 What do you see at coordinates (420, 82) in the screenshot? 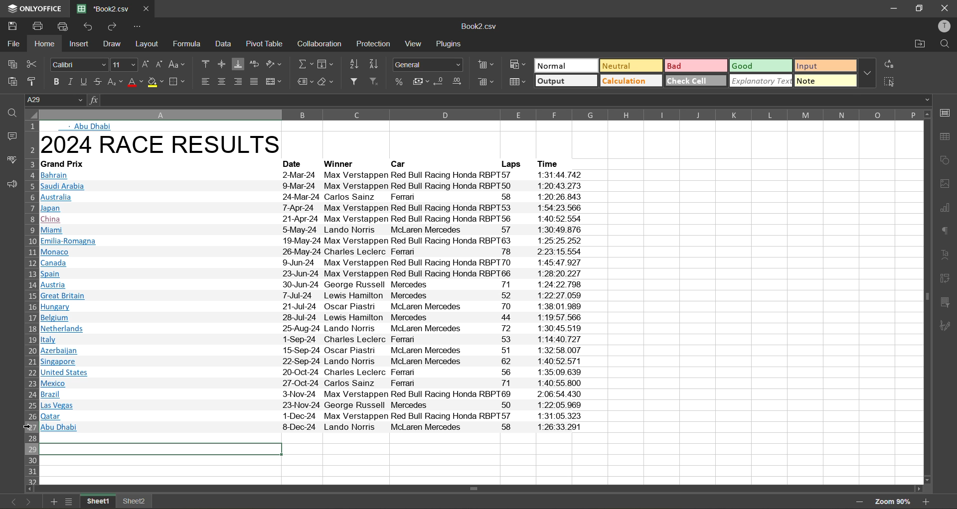
I see `accounting` at bounding box center [420, 82].